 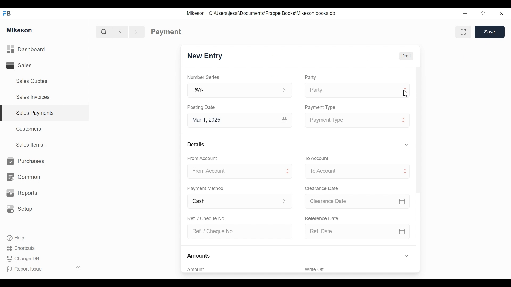 I want to click on From Account, so click(x=240, y=171).